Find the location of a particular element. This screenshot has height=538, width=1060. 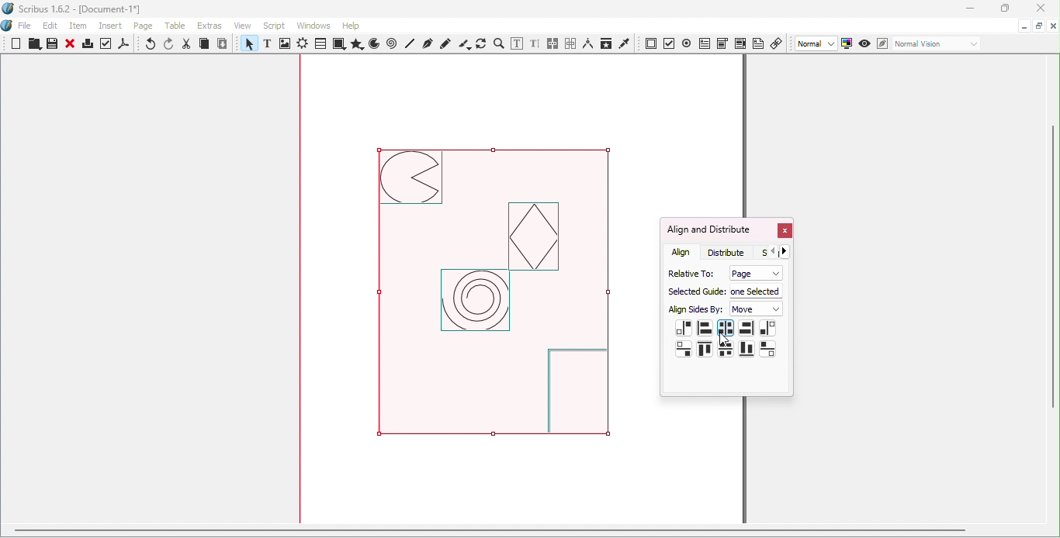

Close document is located at coordinates (1053, 26).